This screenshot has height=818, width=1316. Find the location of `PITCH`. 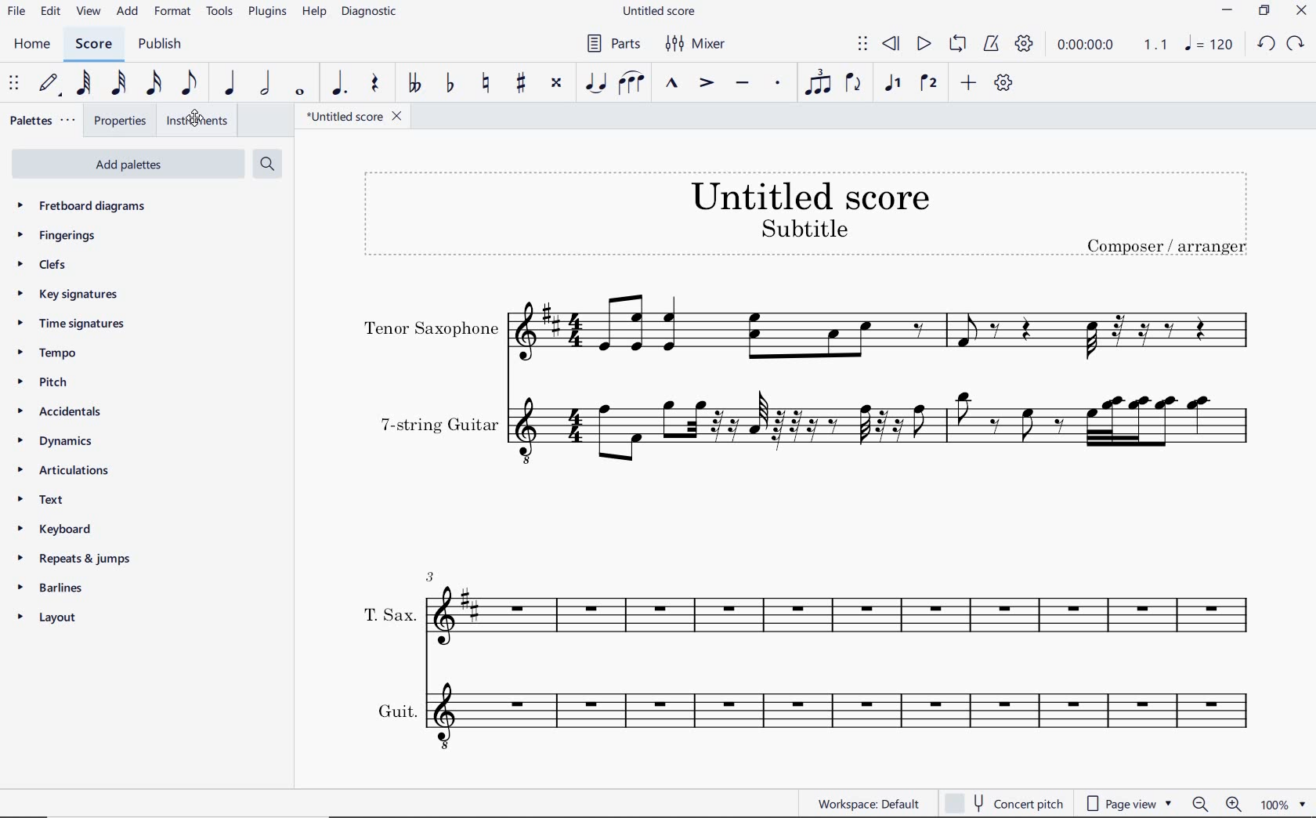

PITCH is located at coordinates (43, 382).